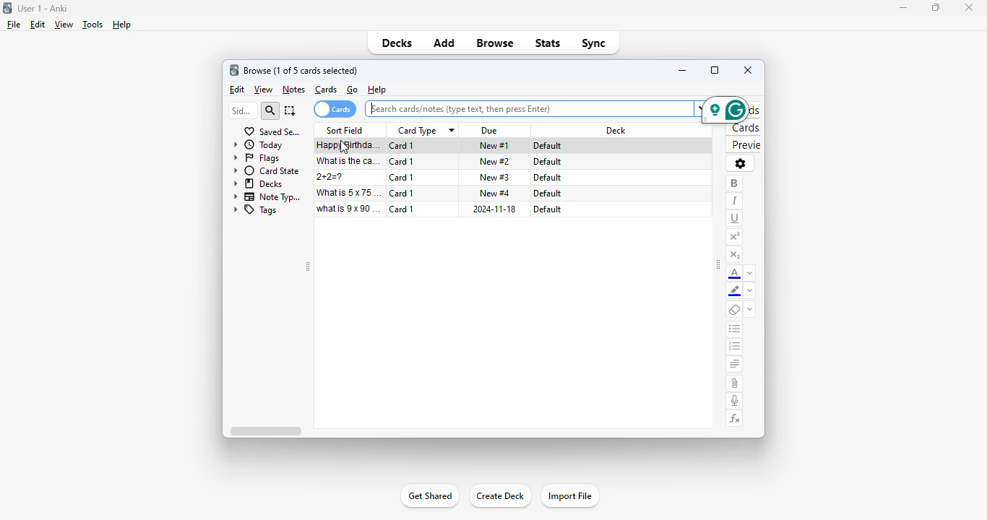  I want to click on deck, so click(616, 130).